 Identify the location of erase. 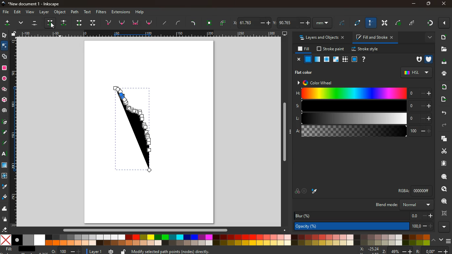
(5, 230).